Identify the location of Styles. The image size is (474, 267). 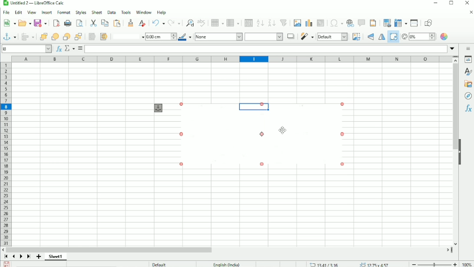
(468, 72).